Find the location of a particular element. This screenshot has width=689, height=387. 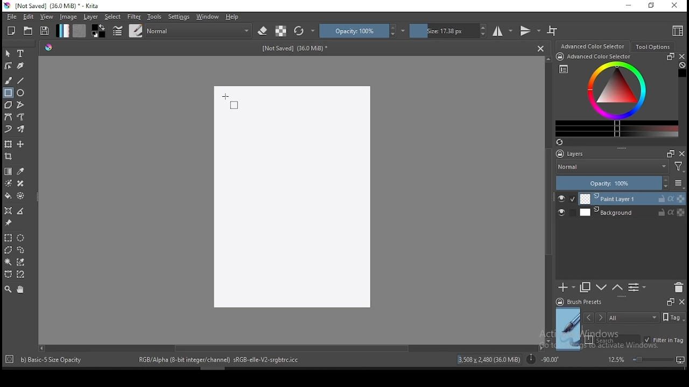

image is located at coordinates (68, 17).